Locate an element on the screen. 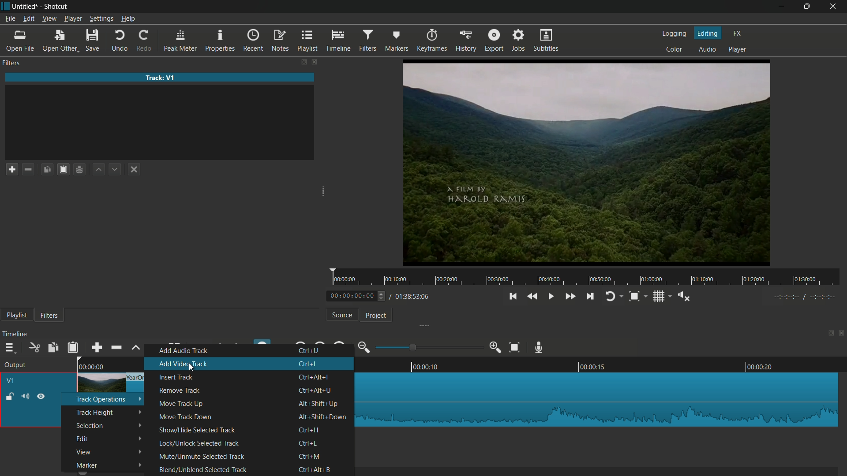 The height and width of the screenshot is (476, 847). close filters is located at coordinates (316, 62).